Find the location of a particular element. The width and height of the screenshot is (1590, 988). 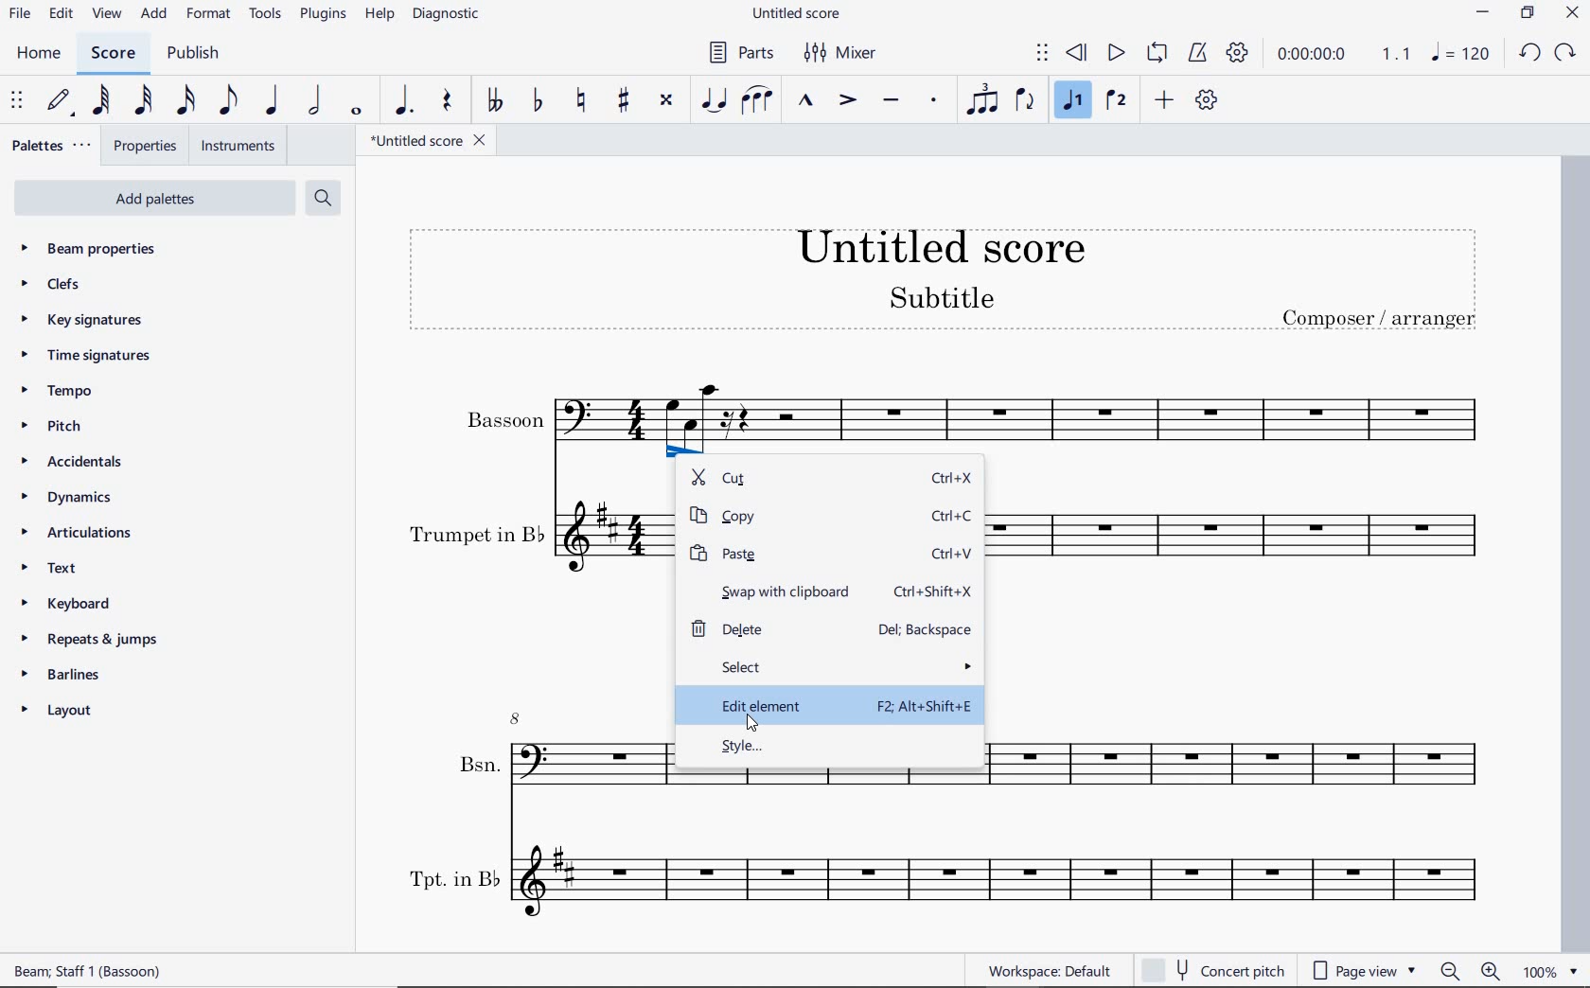

workspace: default is located at coordinates (1049, 973).